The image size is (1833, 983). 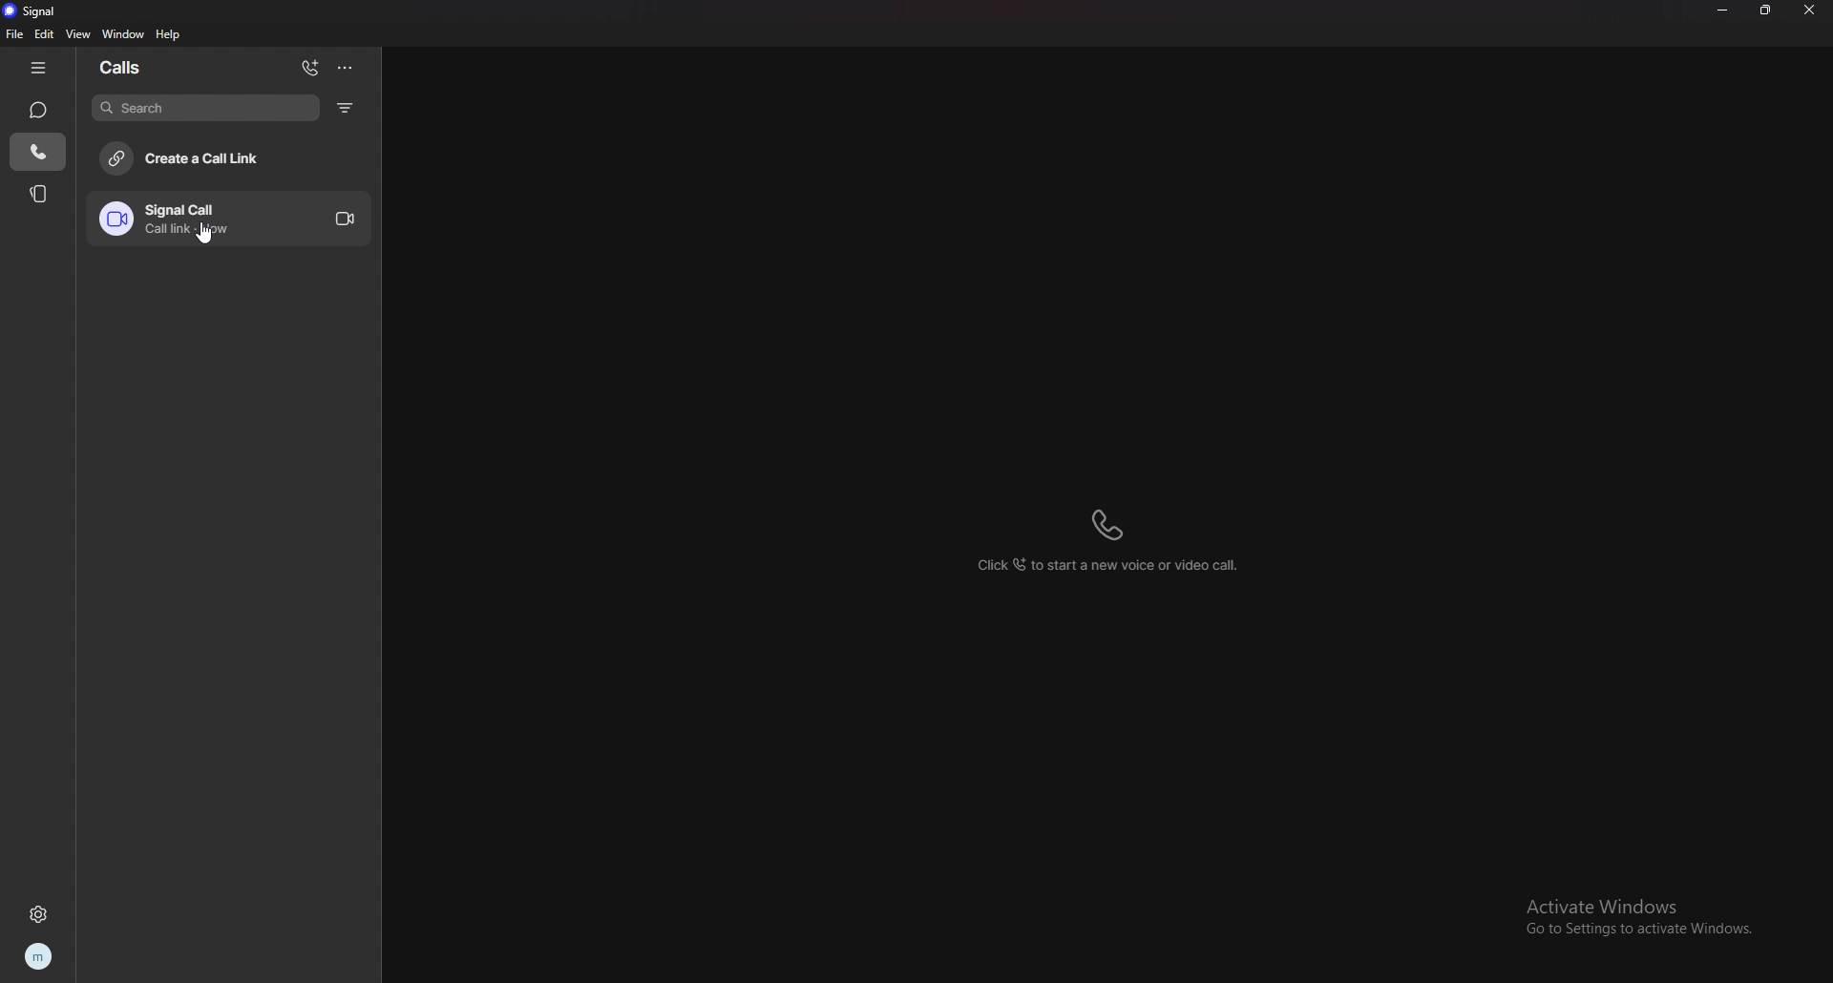 What do you see at coordinates (1723, 9) in the screenshot?
I see `minimize` at bounding box center [1723, 9].